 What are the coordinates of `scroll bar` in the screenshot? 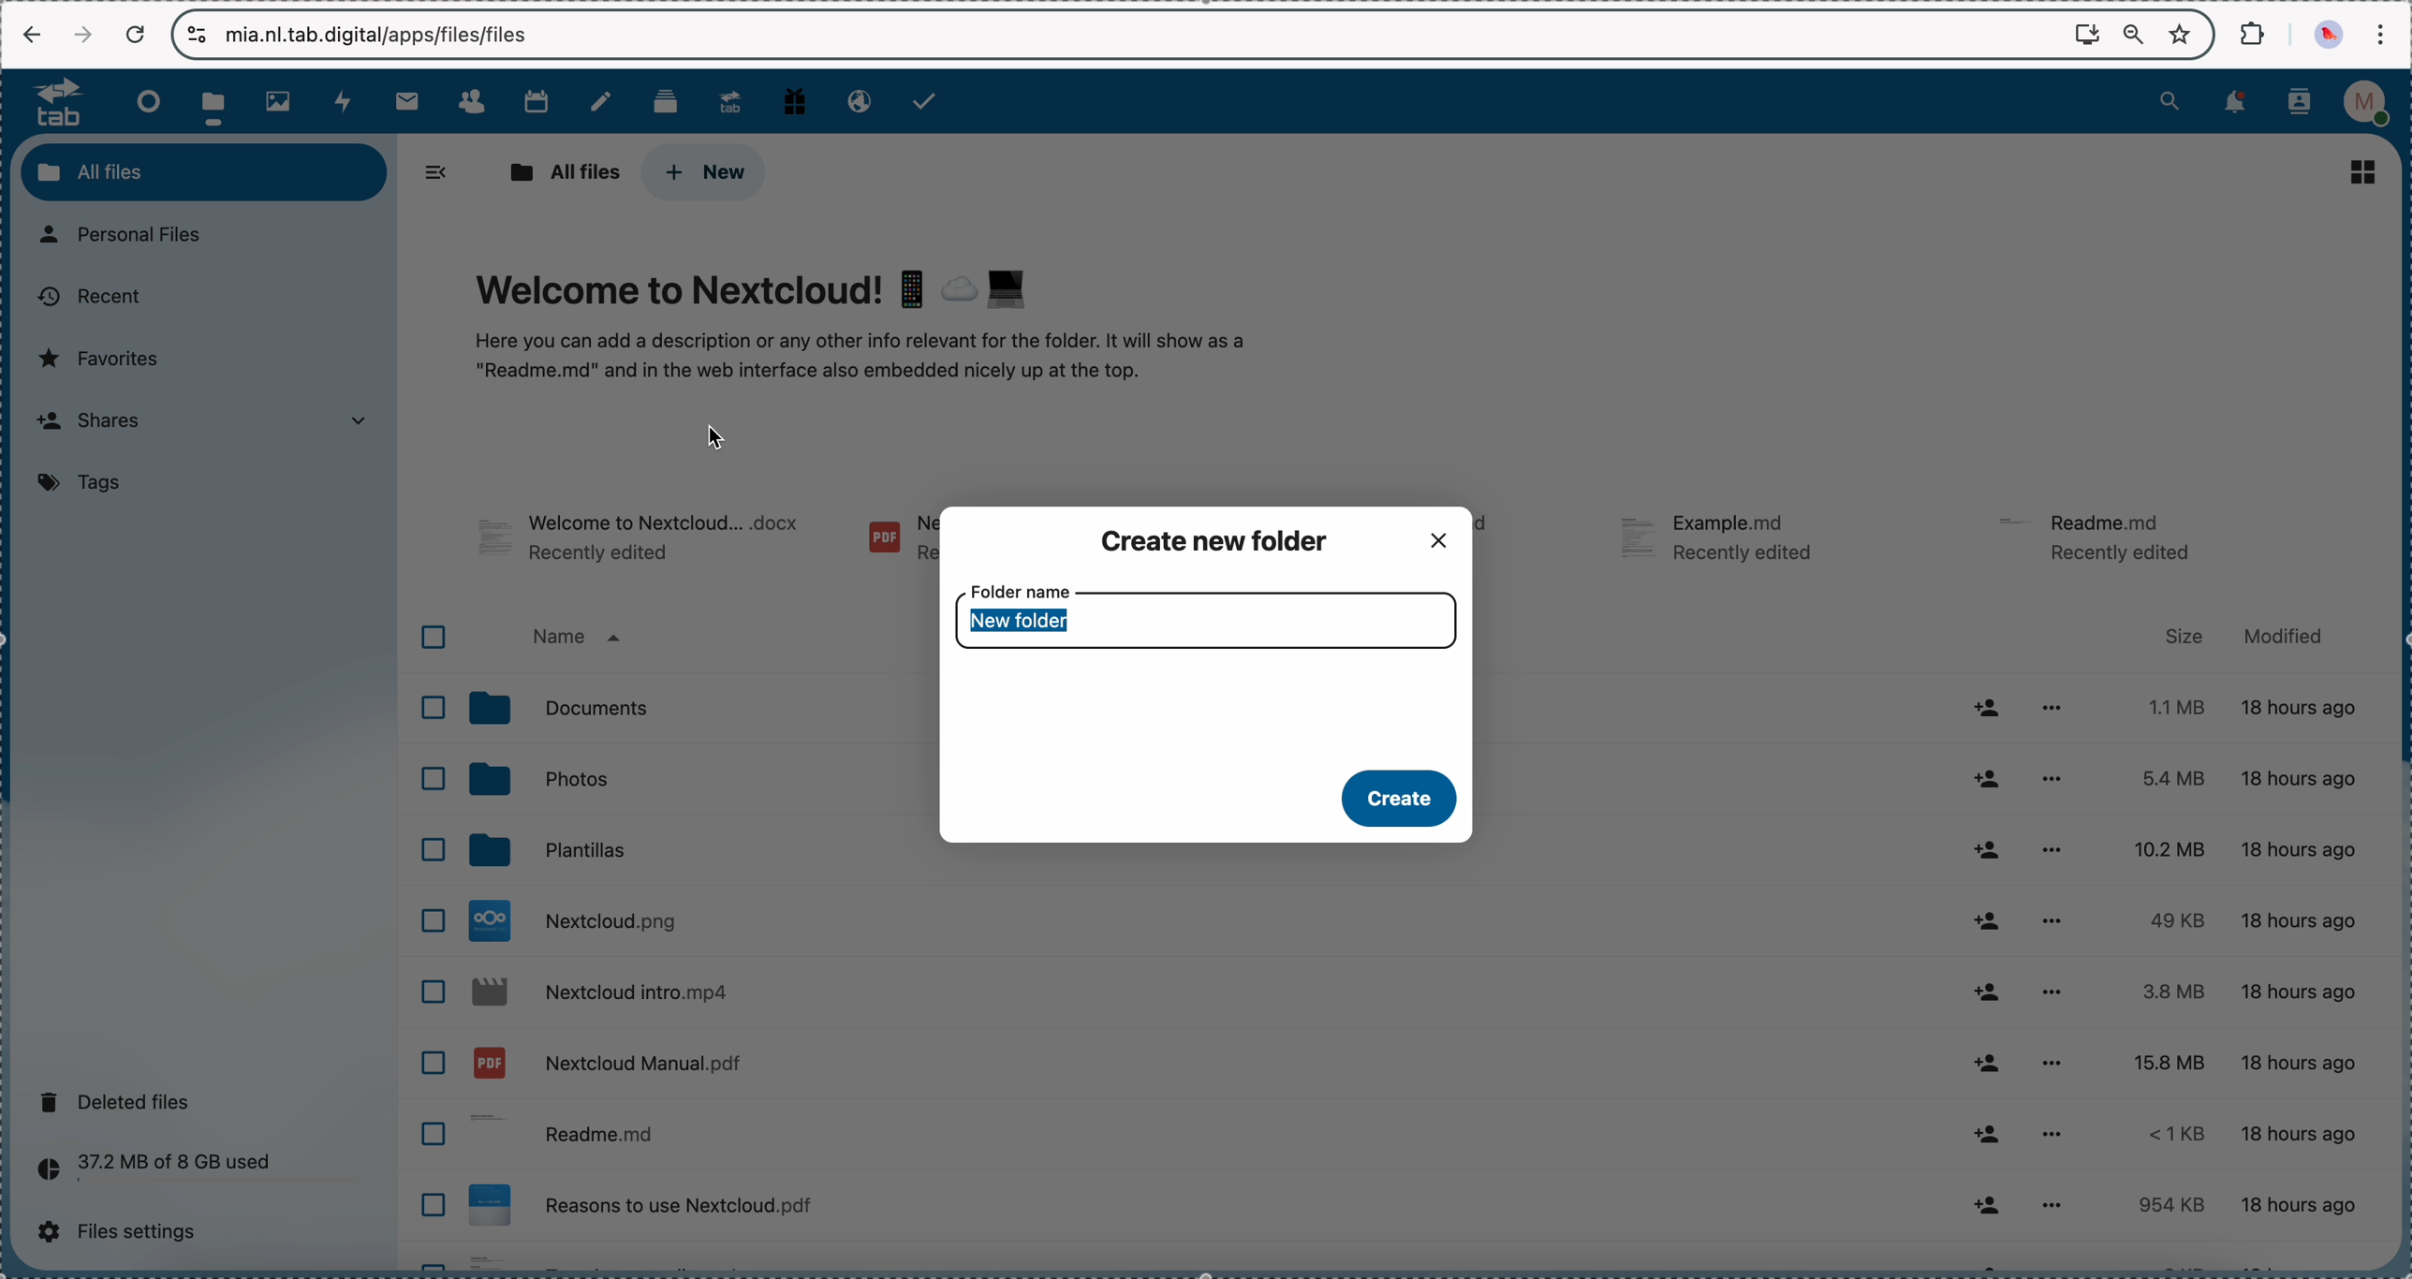 It's located at (2397, 497).